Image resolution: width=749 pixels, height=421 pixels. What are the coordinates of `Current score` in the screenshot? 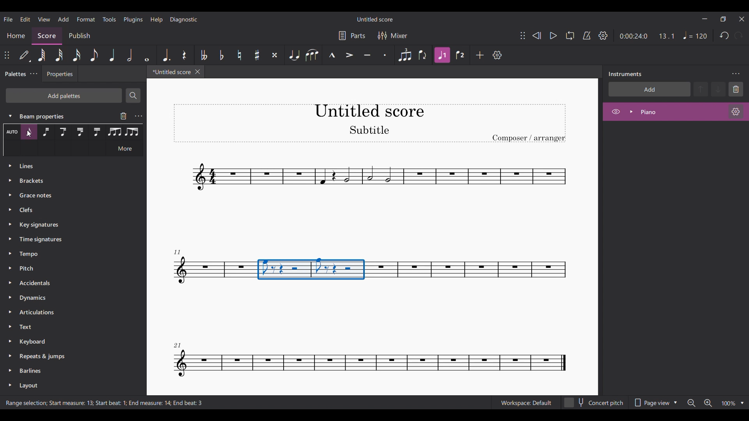 It's located at (169, 73).